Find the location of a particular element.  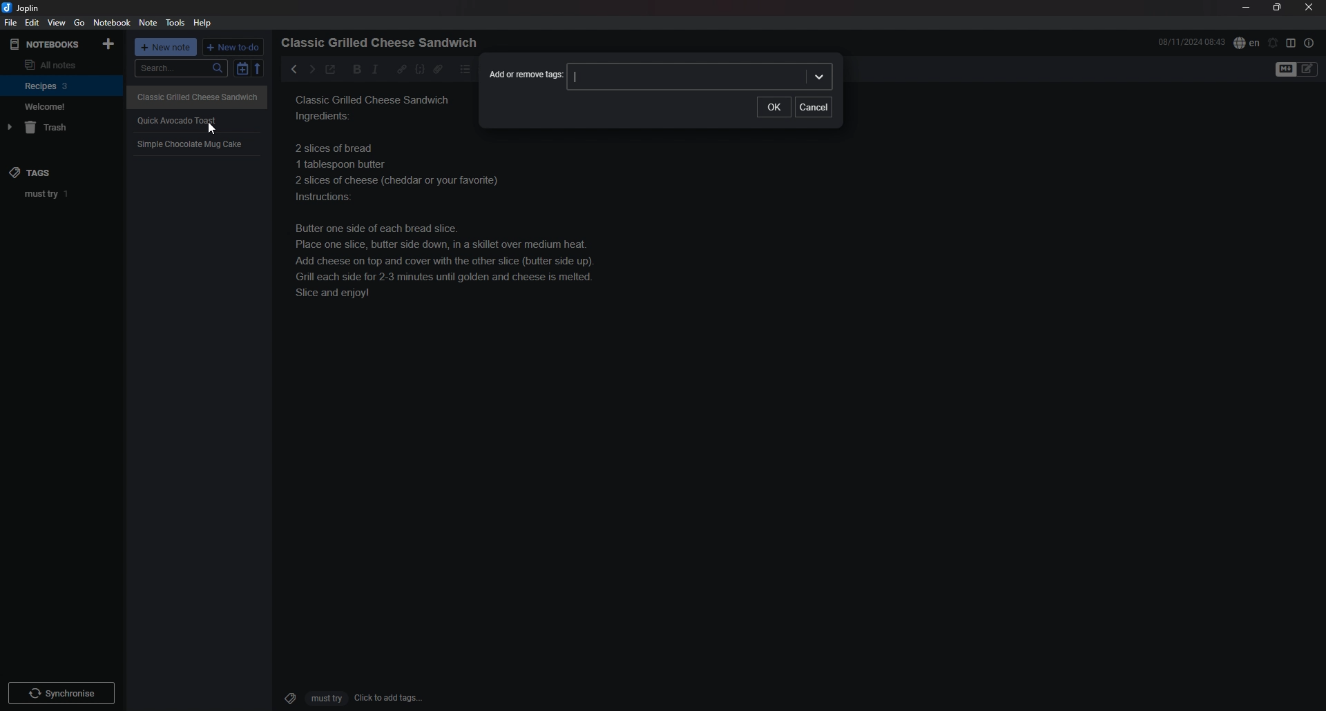

go is located at coordinates (80, 22).